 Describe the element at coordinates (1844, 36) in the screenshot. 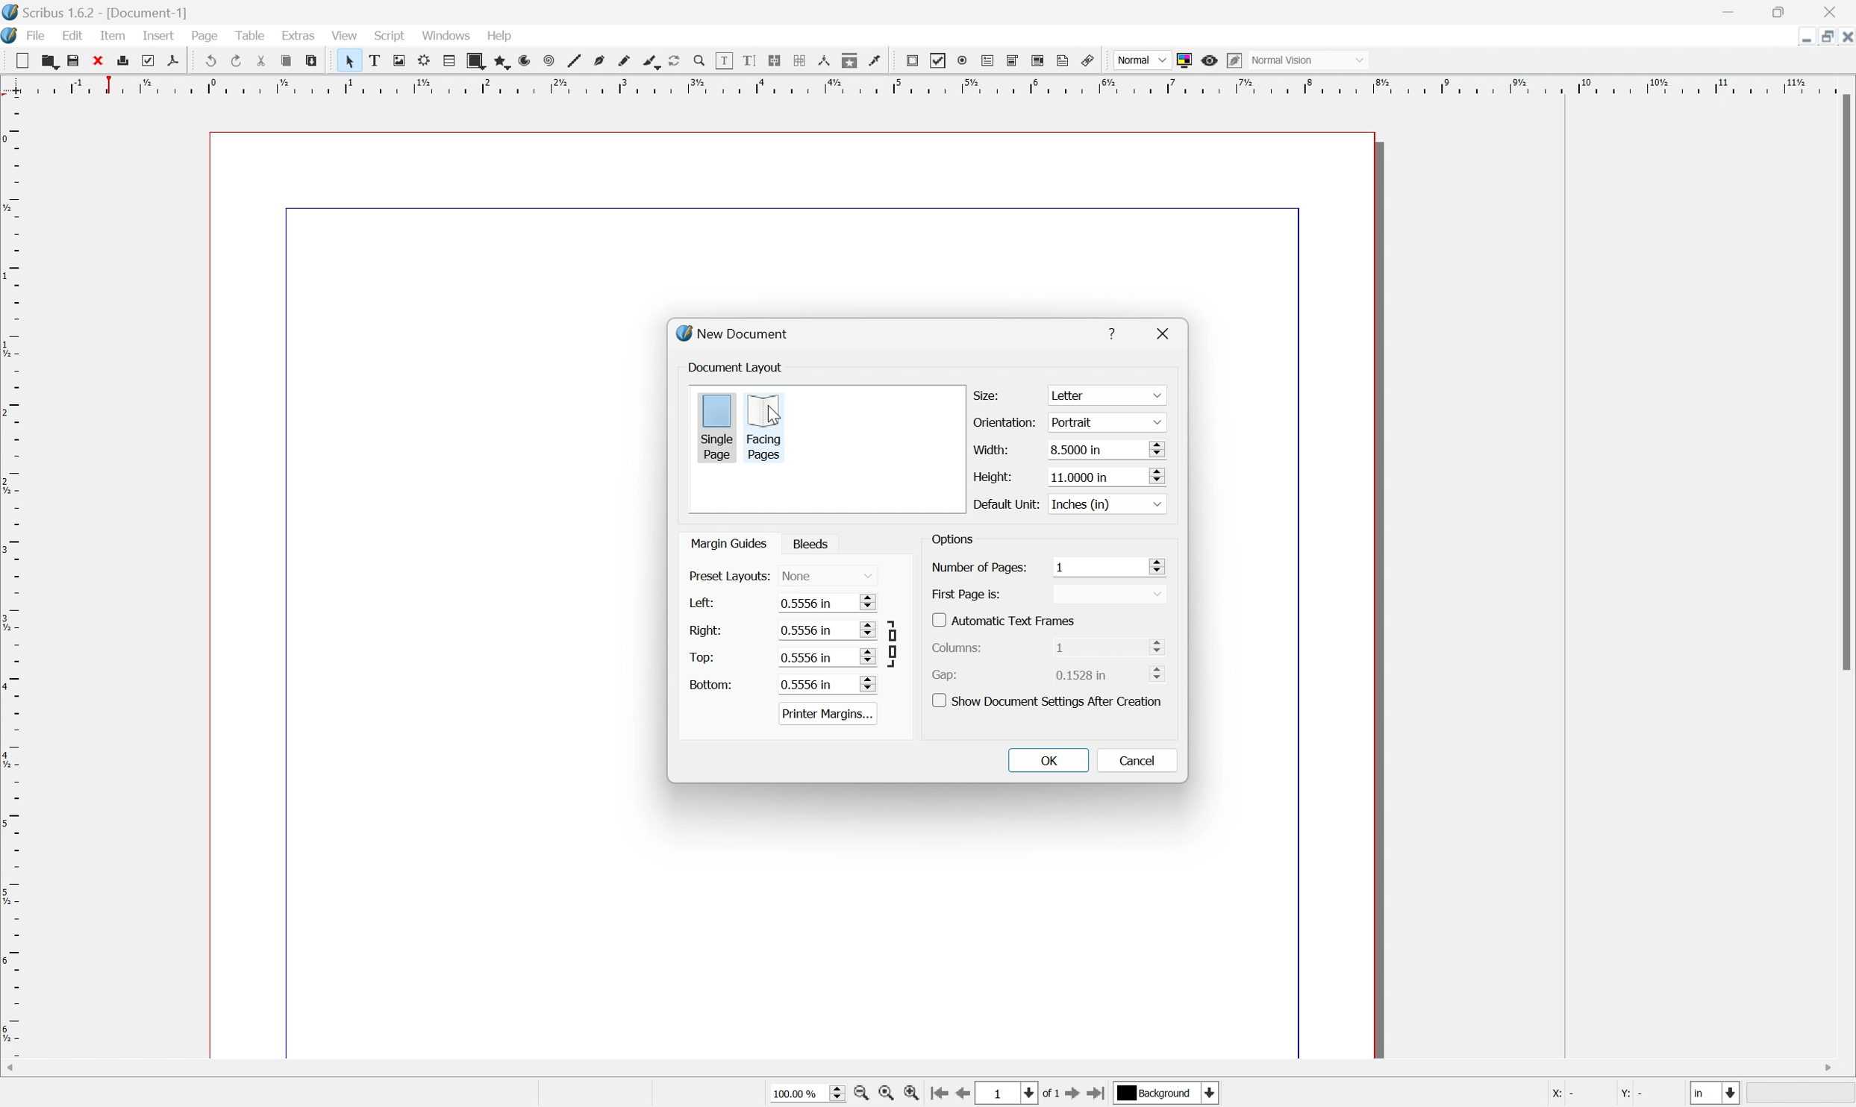

I see `Close` at that location.